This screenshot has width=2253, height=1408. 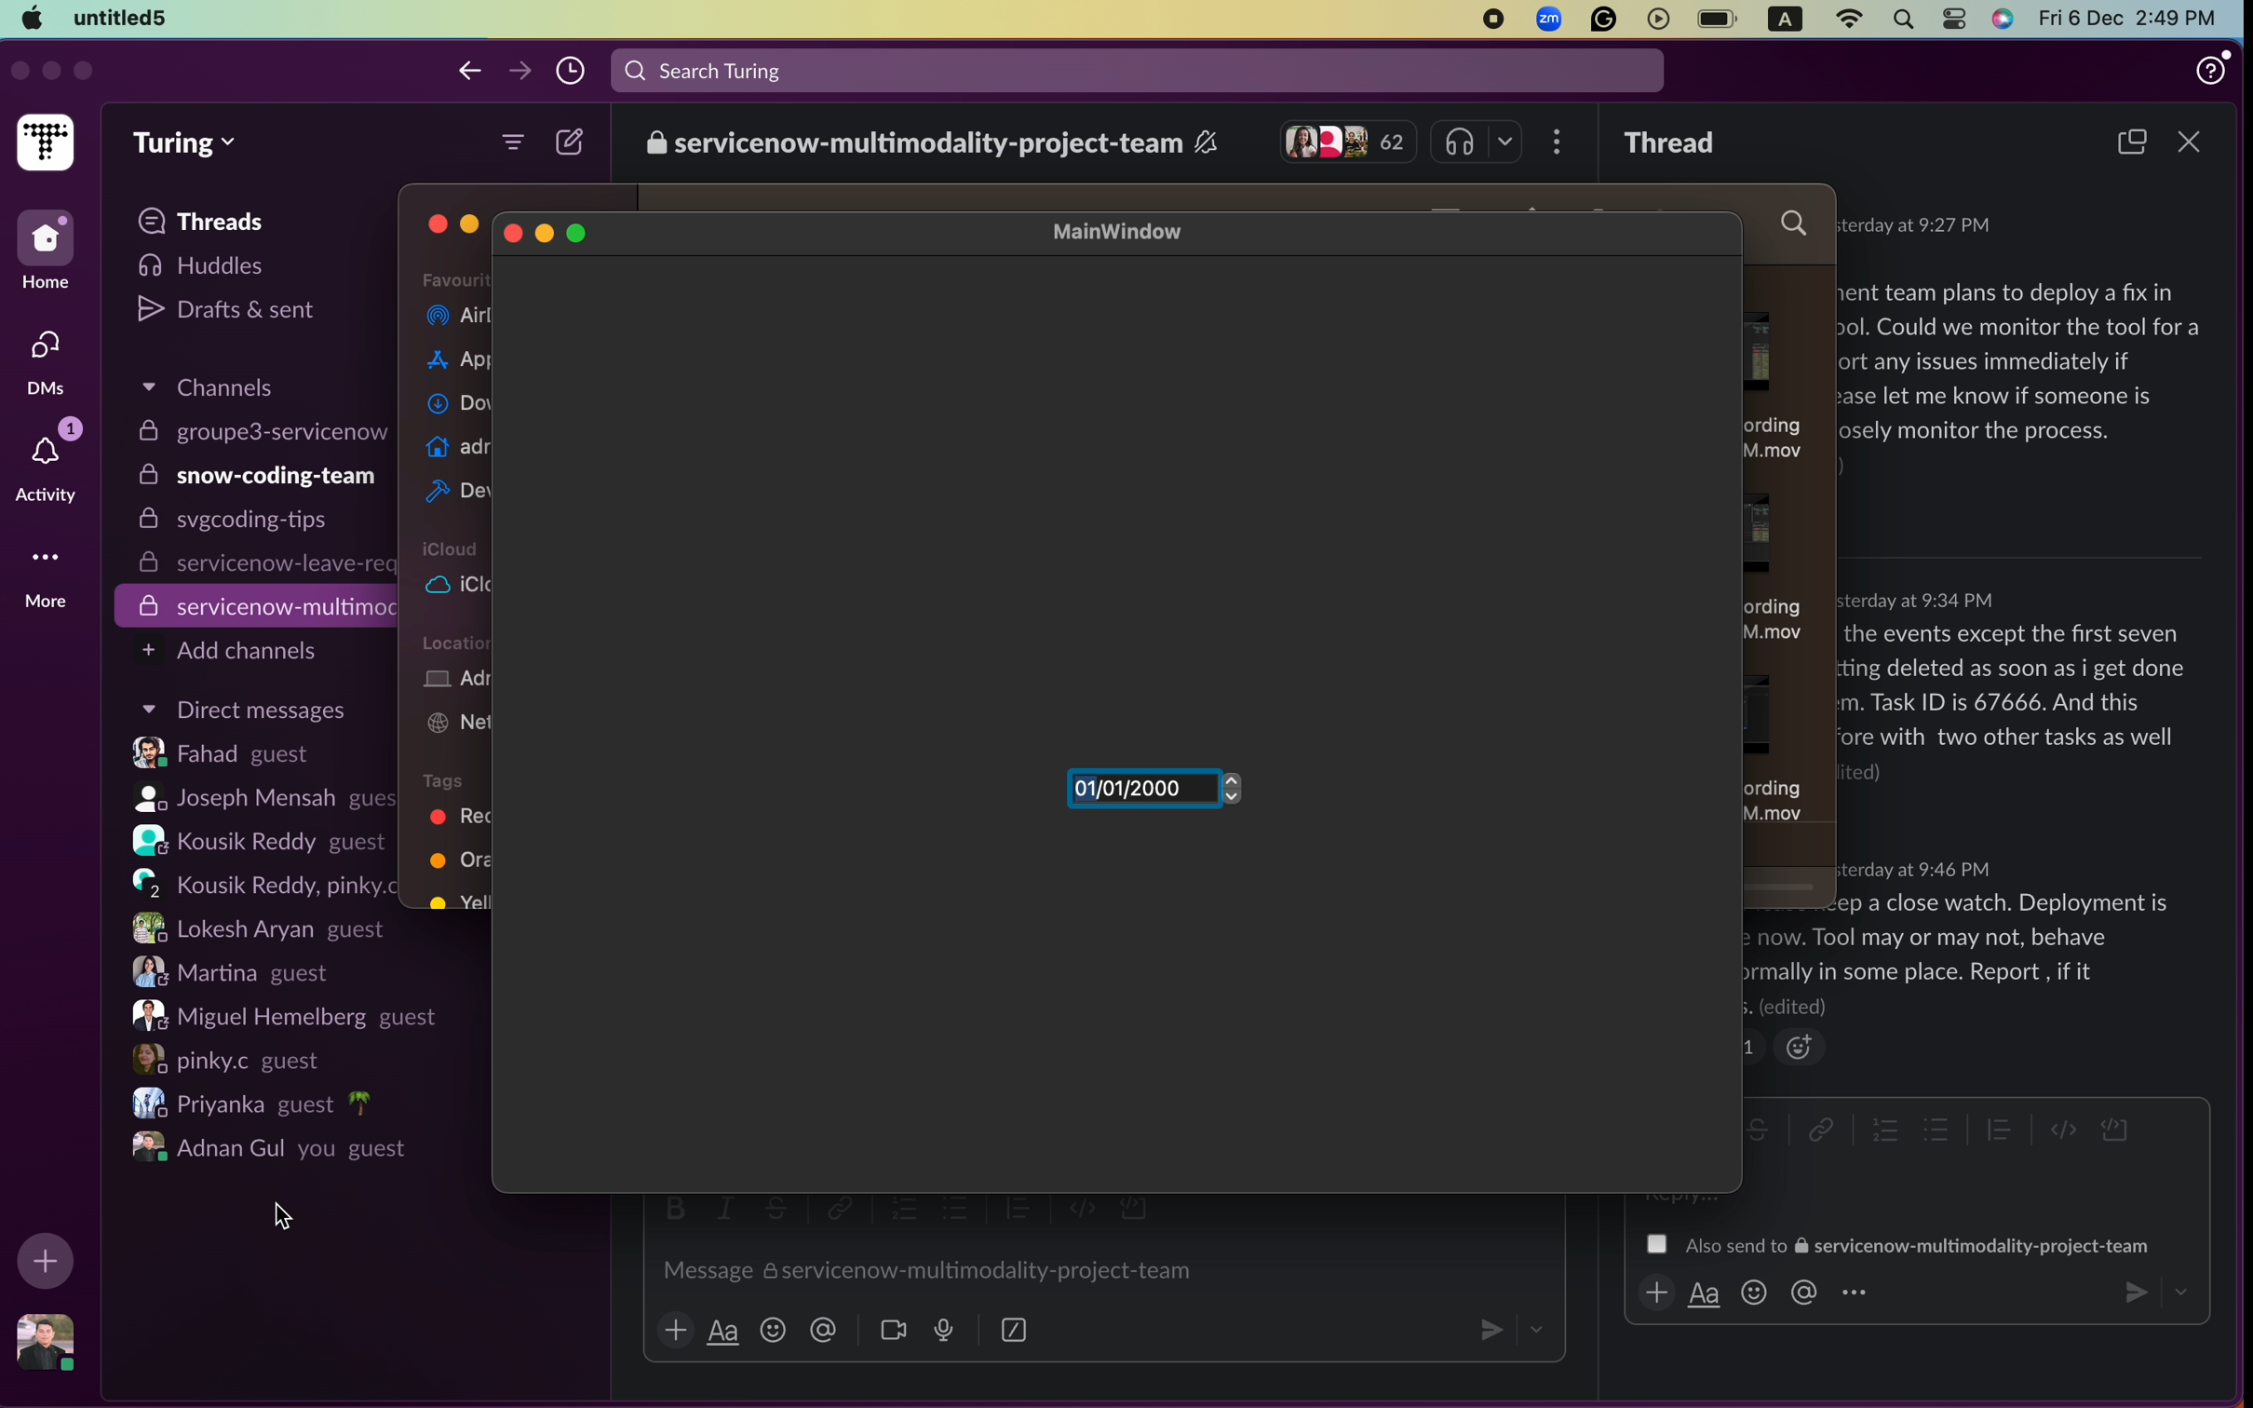 I want to click on minimize, so click(x=52, y=72).